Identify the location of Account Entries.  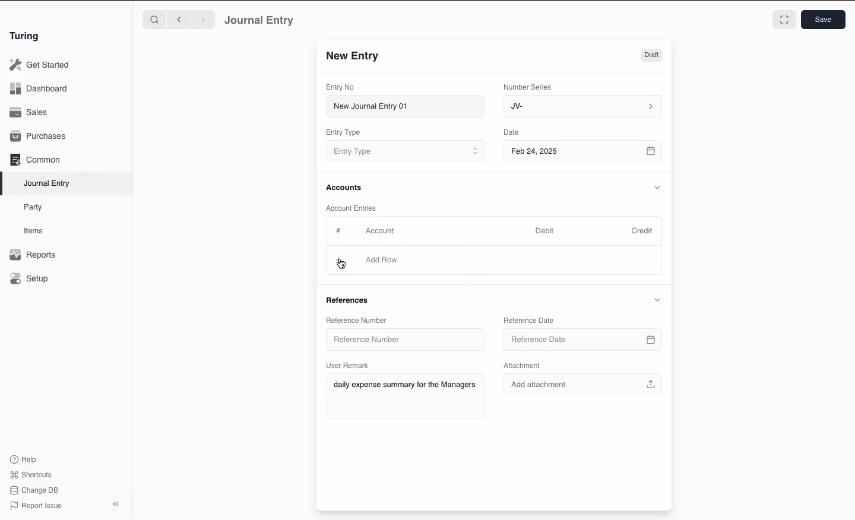
(353, 208).